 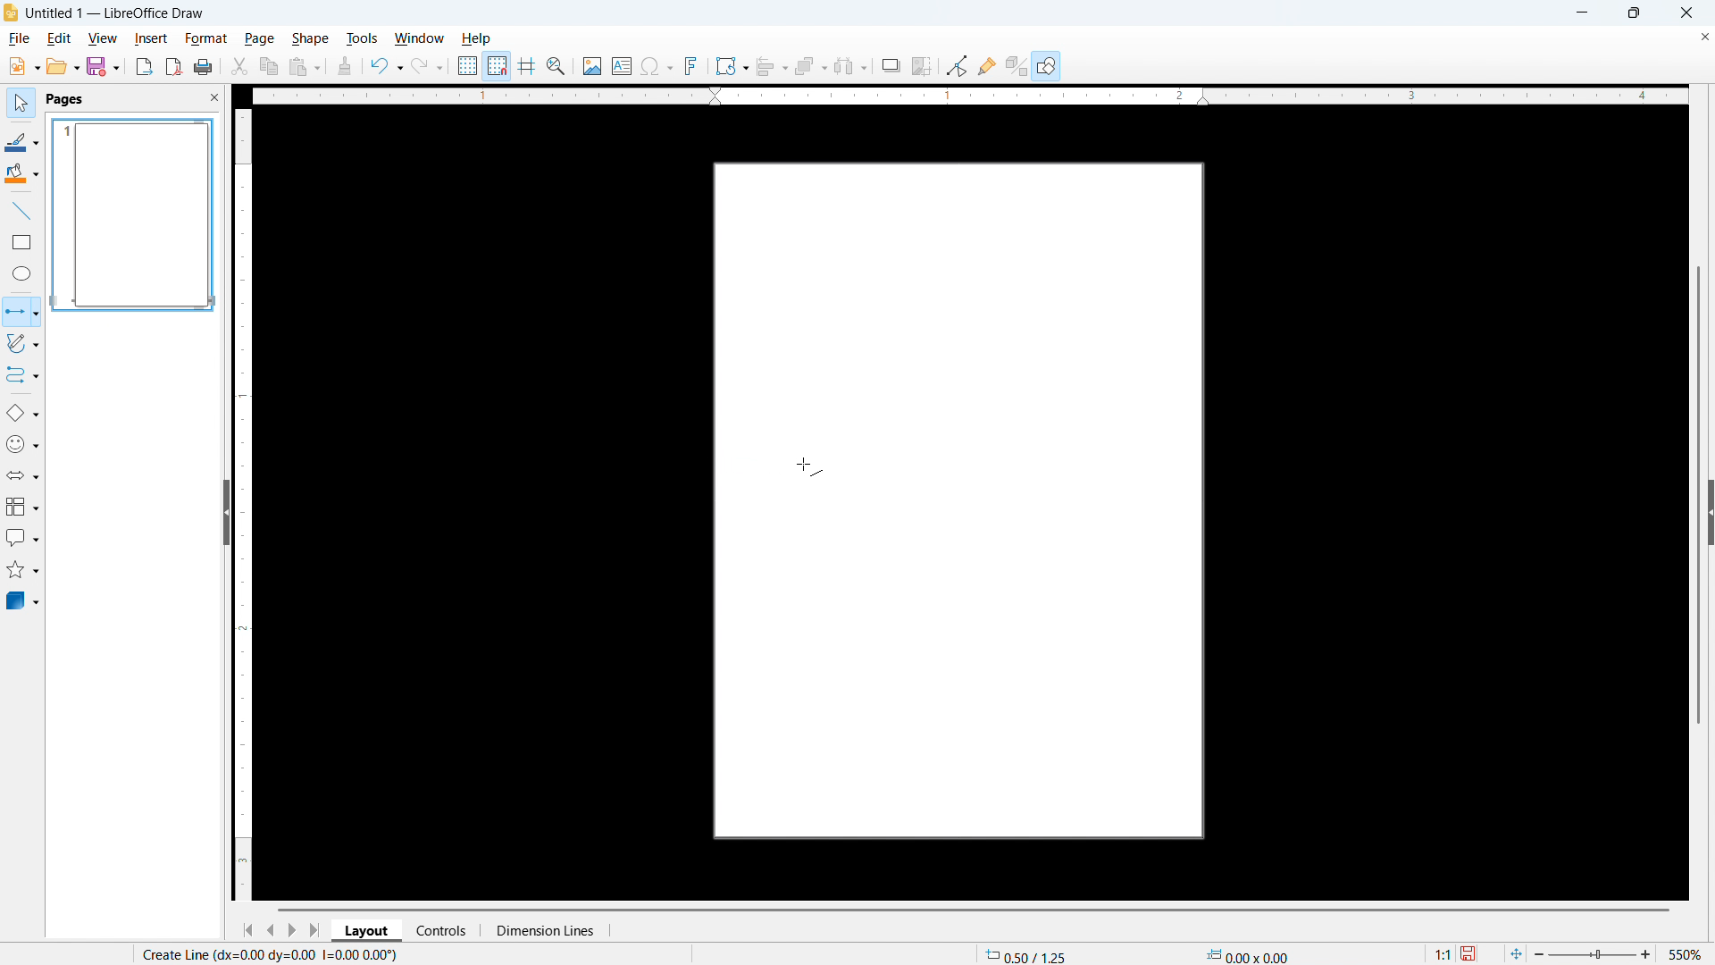 I want to click on Go to first page , so click(x=247, y=931).